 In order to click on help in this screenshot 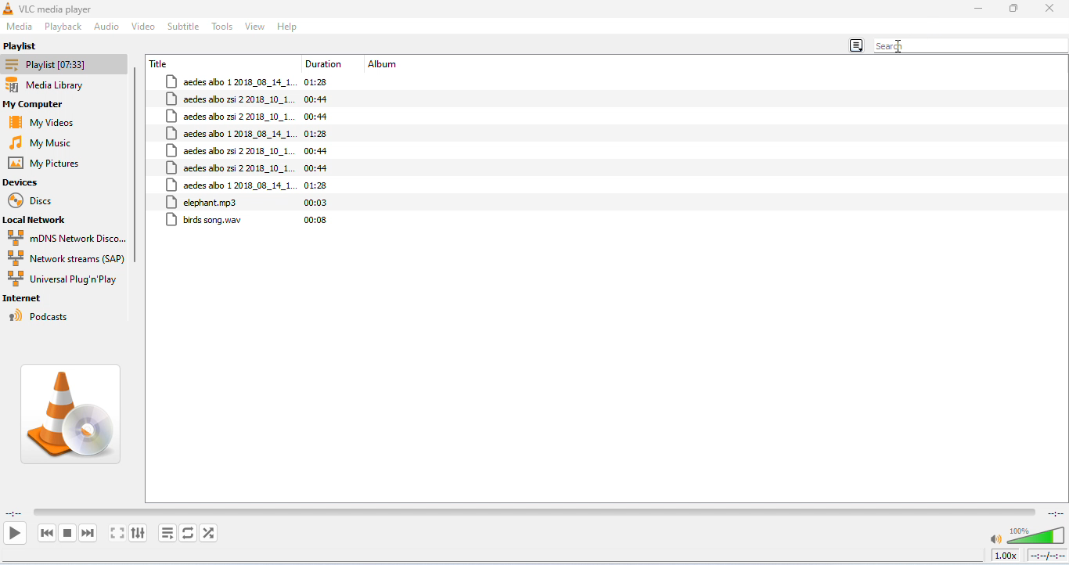, I will do `click(288, 27)`.